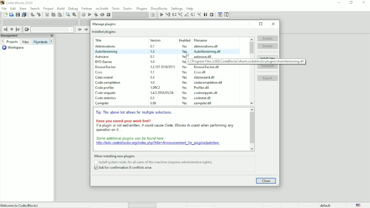 This screenshot has height=208, width=370. Describe the element at coordinates (208, 51) in the screenshot. I see `AutoVersioning.dll` at that location.